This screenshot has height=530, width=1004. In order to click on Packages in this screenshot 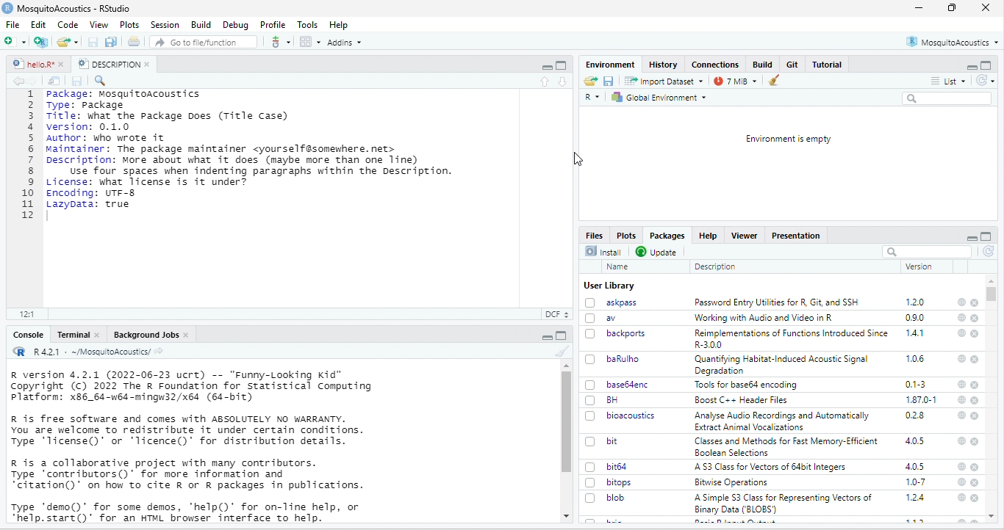, I will do `click(670, 236)`.